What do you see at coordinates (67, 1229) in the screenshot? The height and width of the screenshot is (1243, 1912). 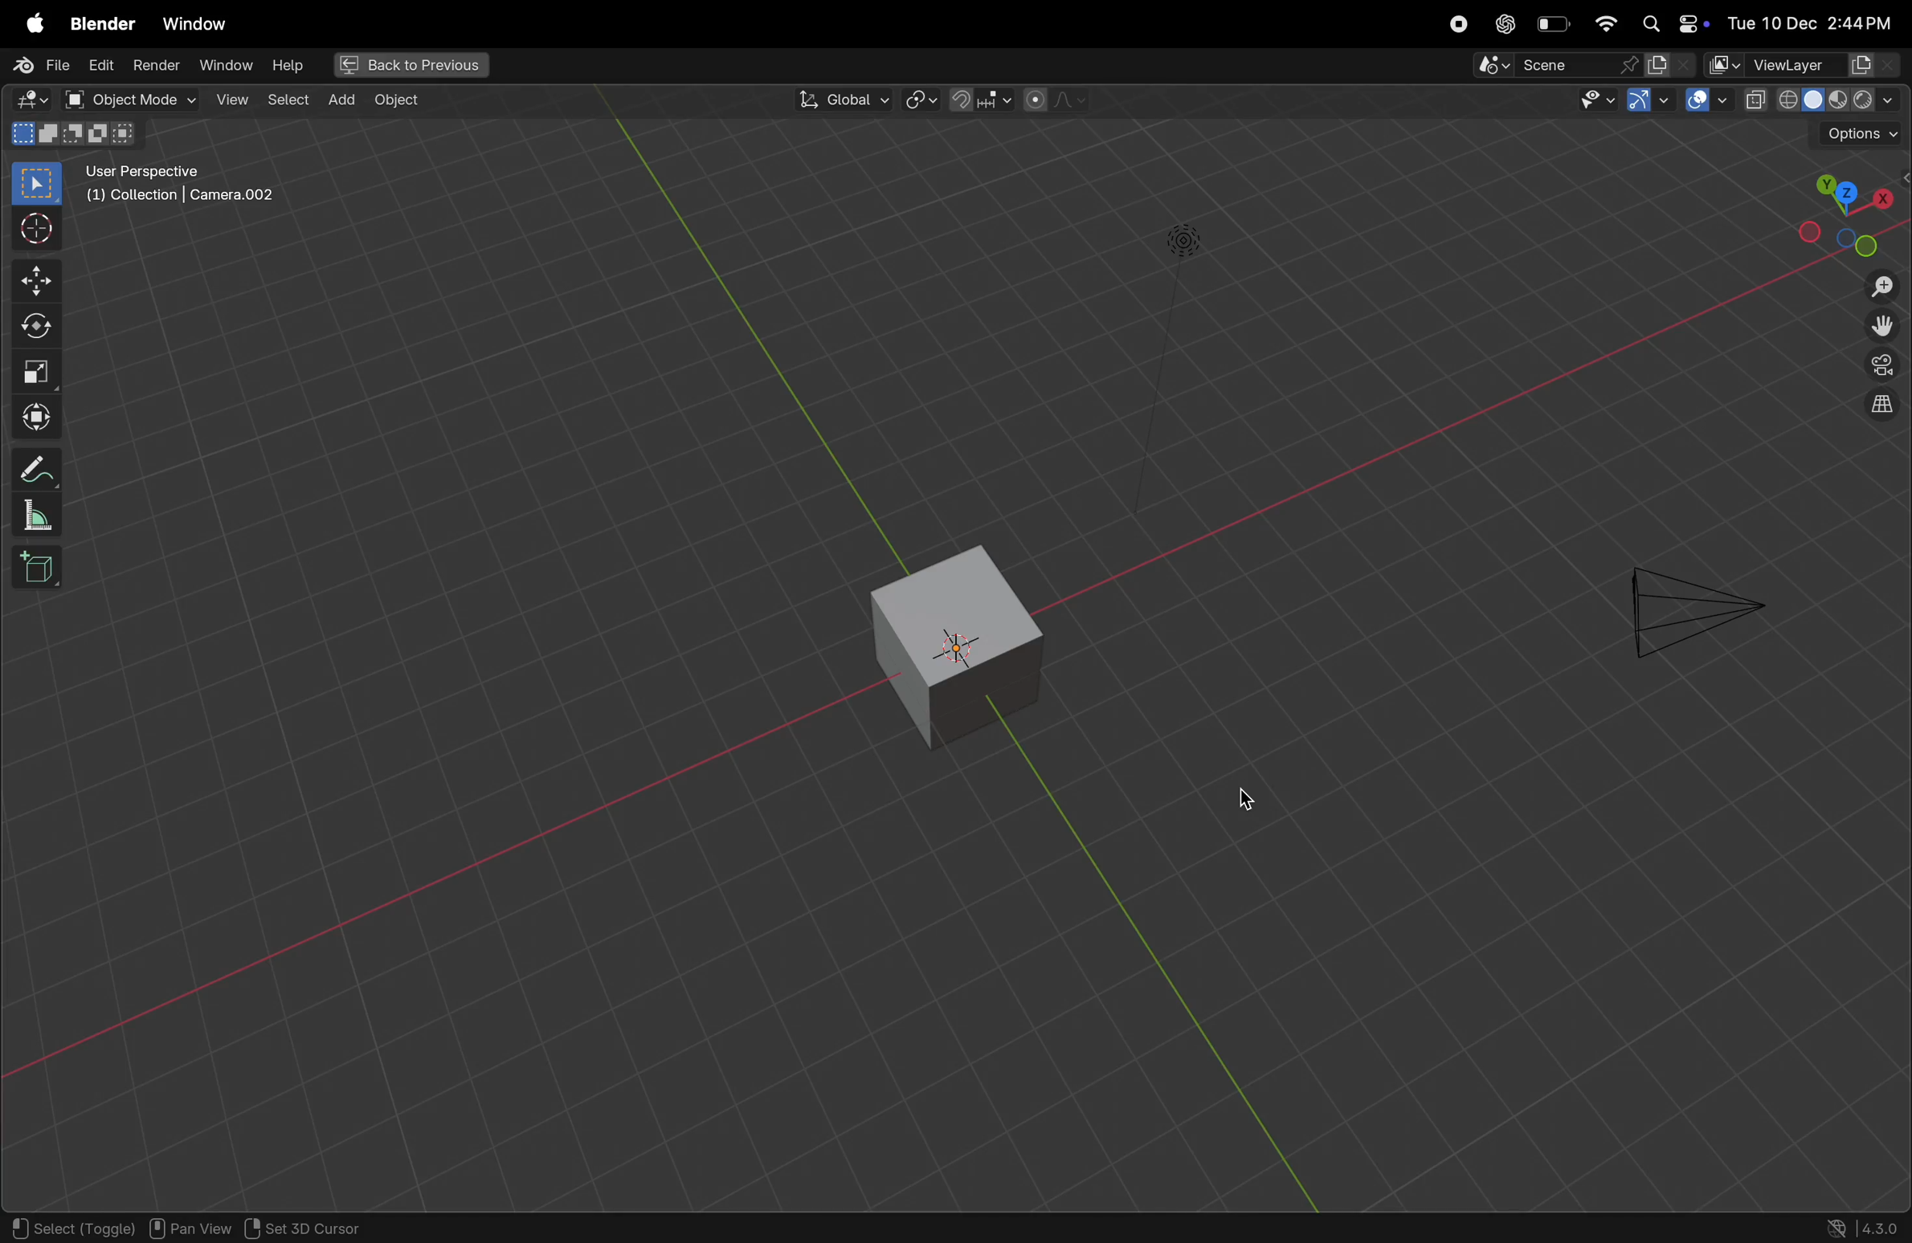 I see `select toggle` at bounding box center [67, 1229].